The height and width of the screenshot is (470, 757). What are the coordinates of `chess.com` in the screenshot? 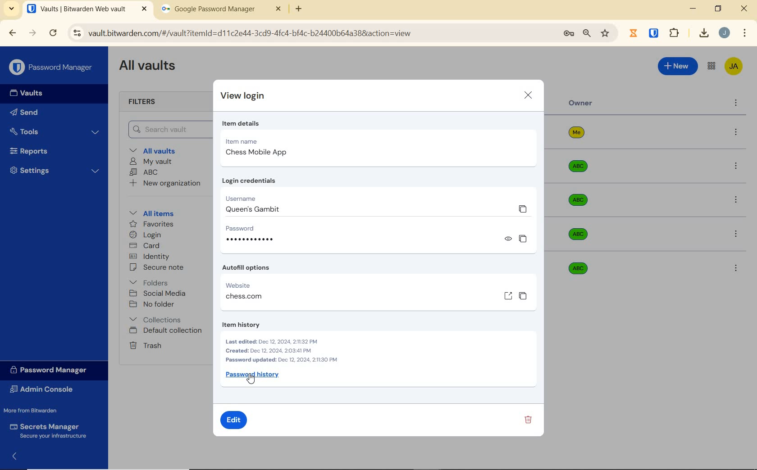 It's located at (245, 298).